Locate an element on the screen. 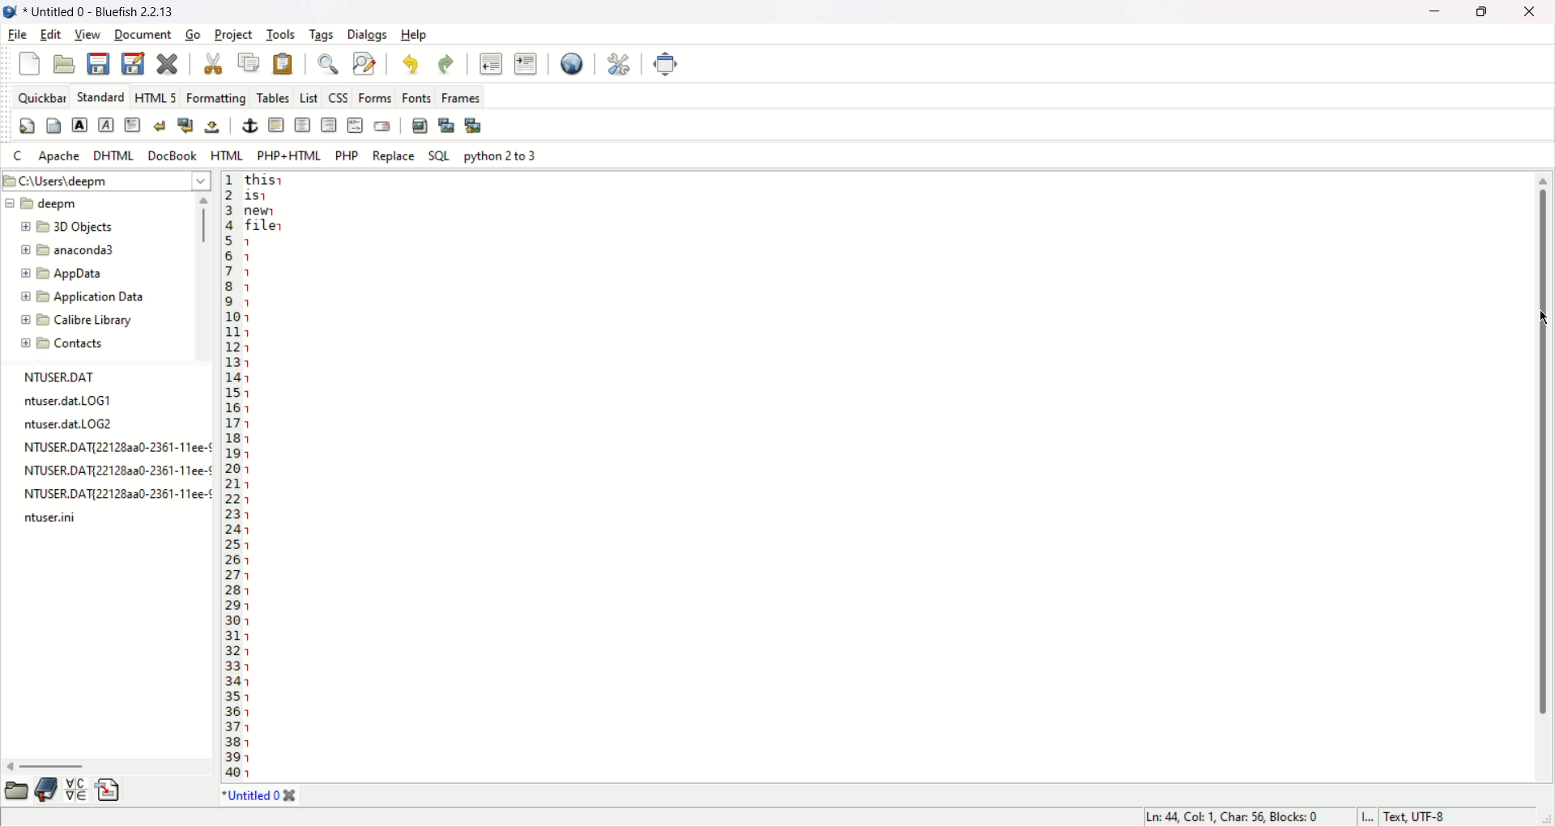 The height and width of the screenshot is (826, 1555). charmap is located at coordinates (76, 789).